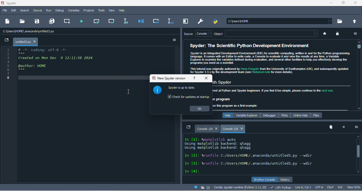  I want to click on text, so click(259, 154).